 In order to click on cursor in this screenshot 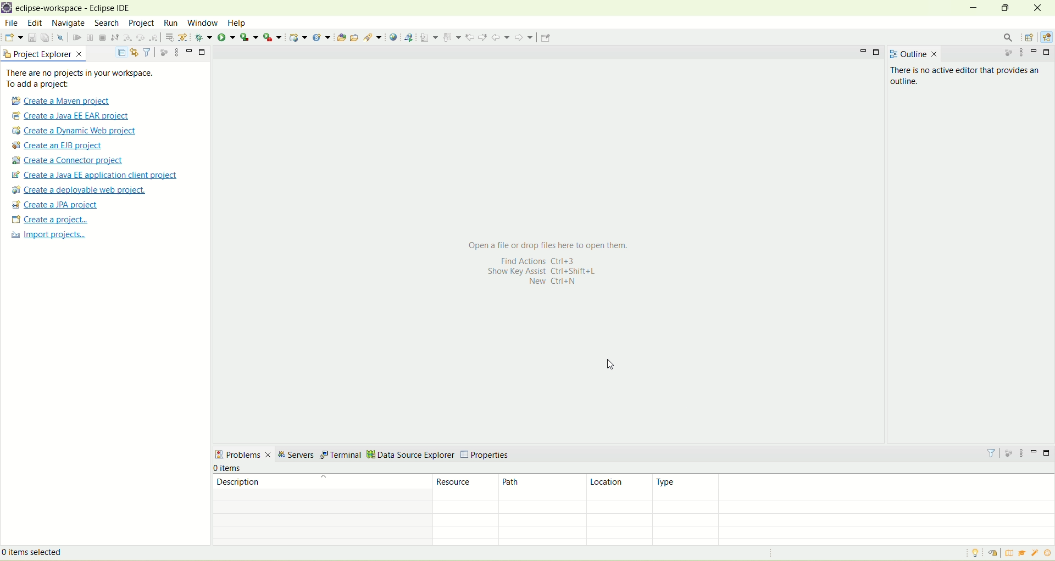, I will do `click(203, 30)`.